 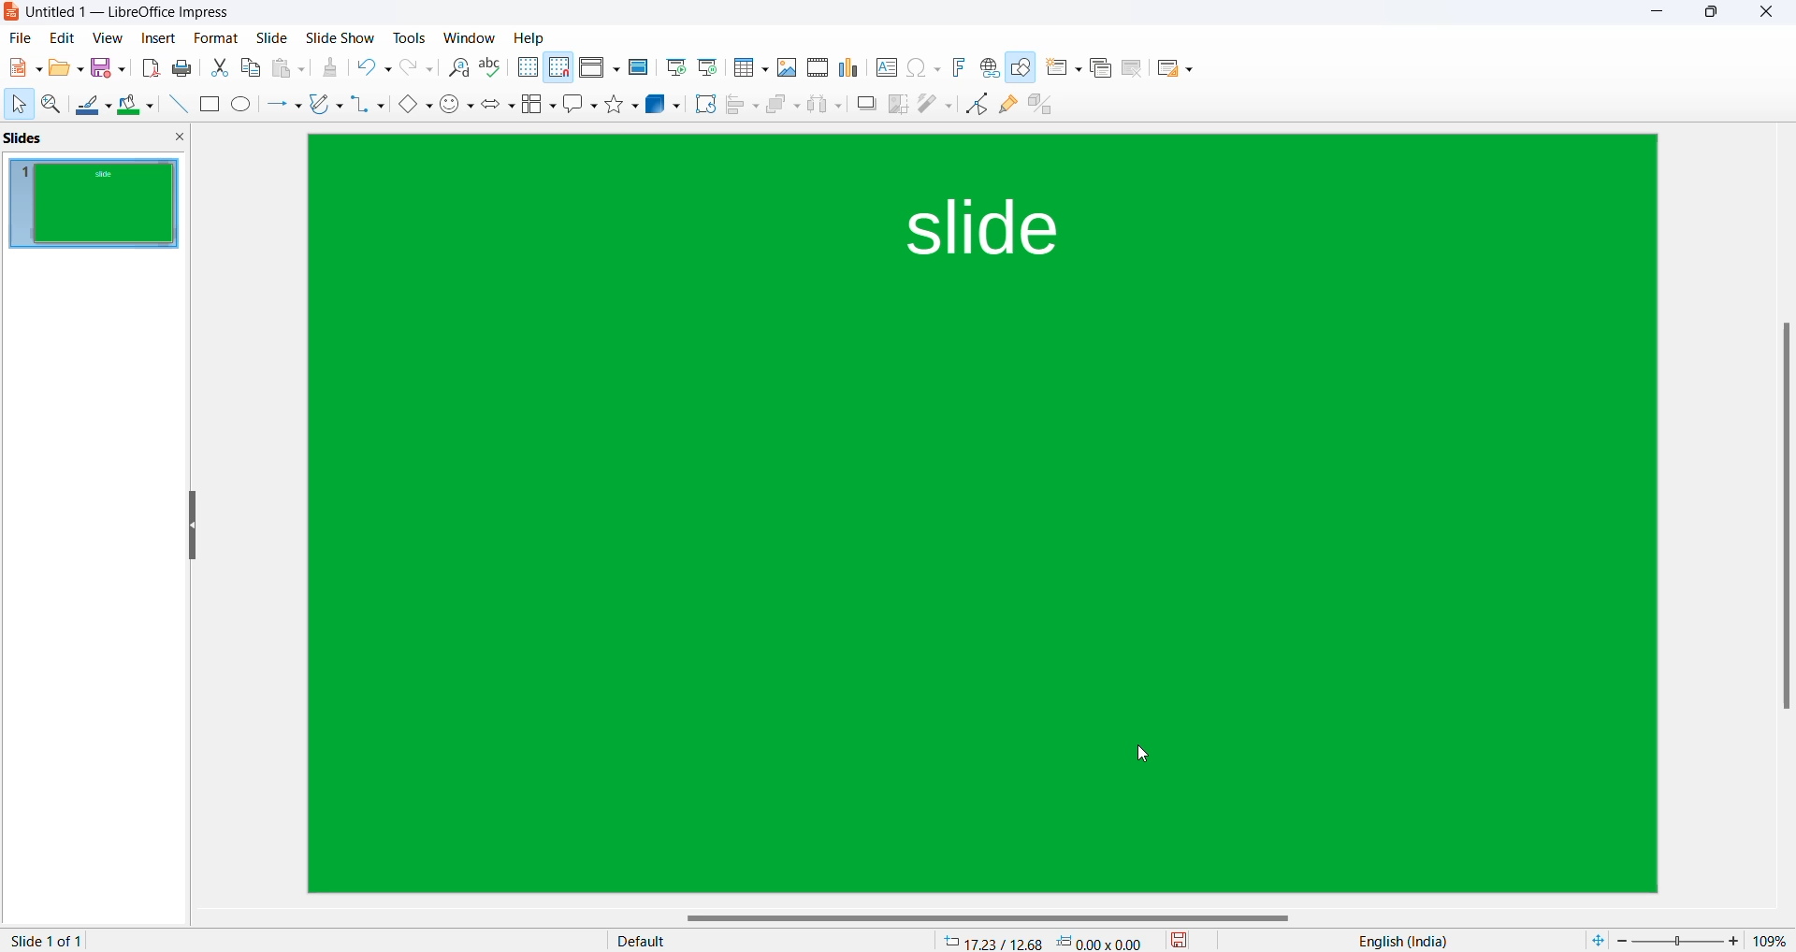 I want to click on block arrows , so click(x=500, y=106).